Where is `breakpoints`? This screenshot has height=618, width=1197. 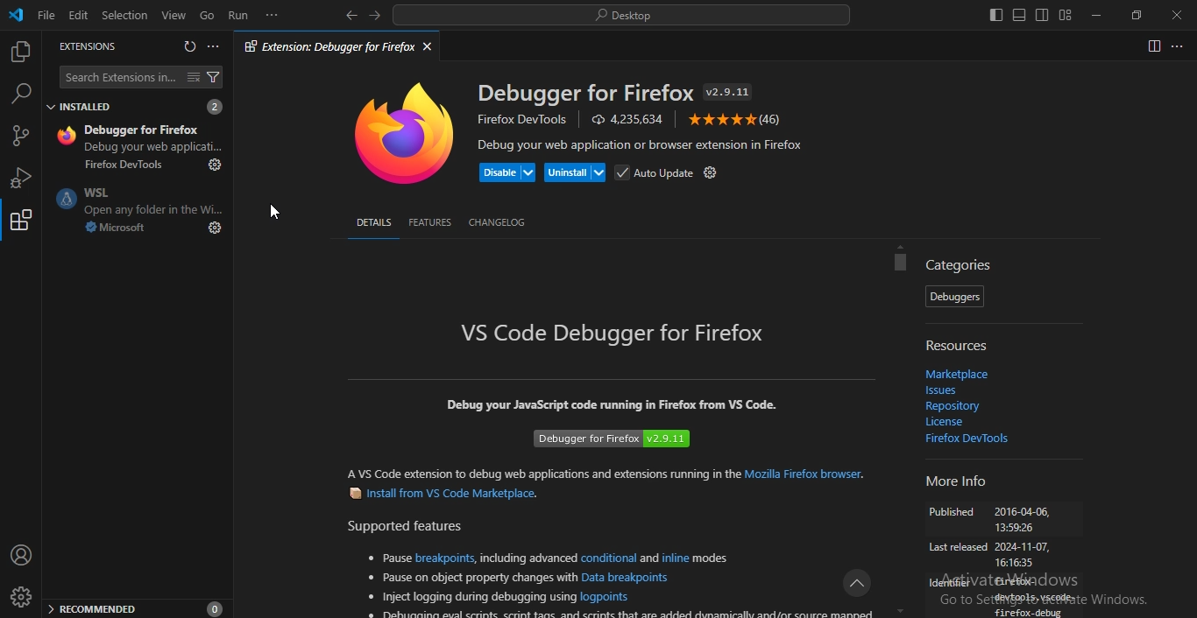 breakpoints is located at coordinates (446, 558).